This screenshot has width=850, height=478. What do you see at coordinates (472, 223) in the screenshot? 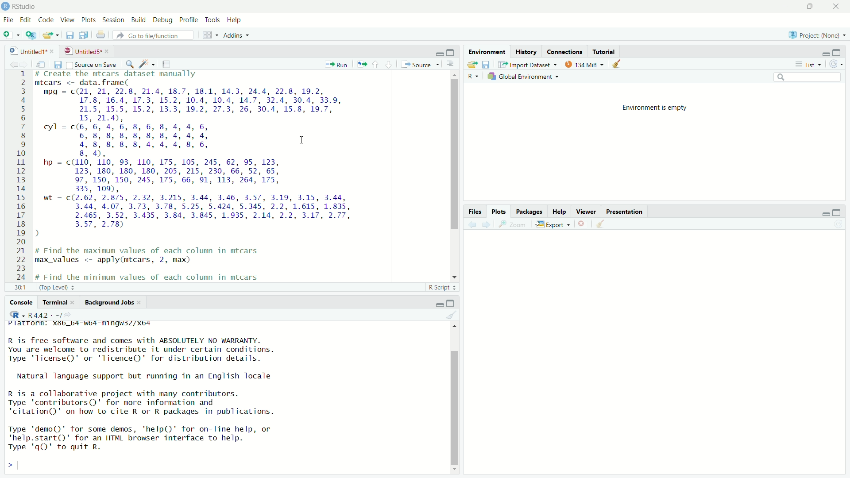
I see `back` at bounding box center [472, 223].